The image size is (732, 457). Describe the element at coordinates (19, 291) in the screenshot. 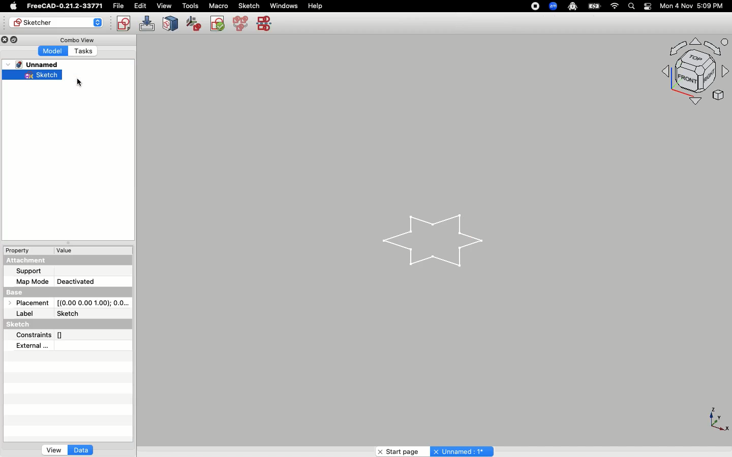

I see `Base` at that location.